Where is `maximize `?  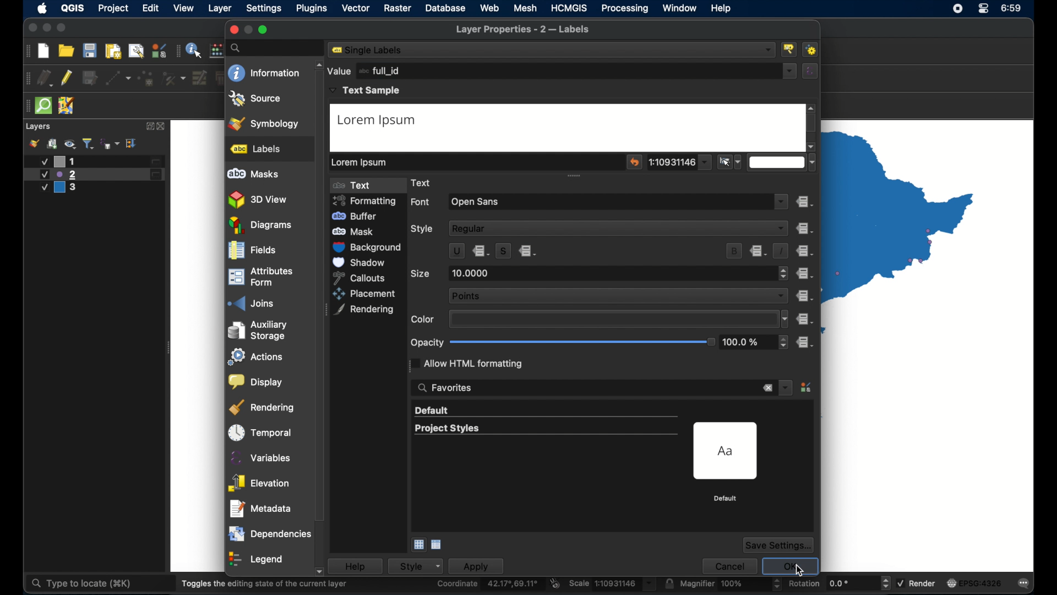 maximize  is located at coordinates (62, 28).